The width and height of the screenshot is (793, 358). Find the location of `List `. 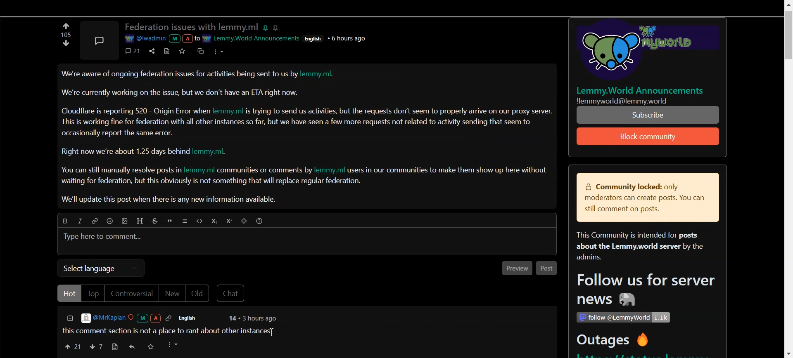

List  is located at coordinates (185, 221).